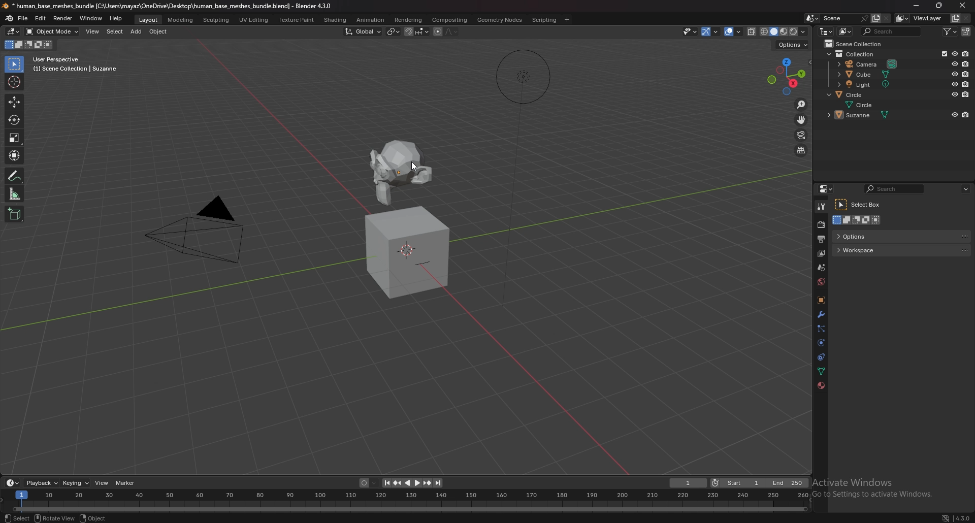  What do you see at coordinates (216, 19) in the screenshot?
I see `sculpting` at bounding box center [216, 19].